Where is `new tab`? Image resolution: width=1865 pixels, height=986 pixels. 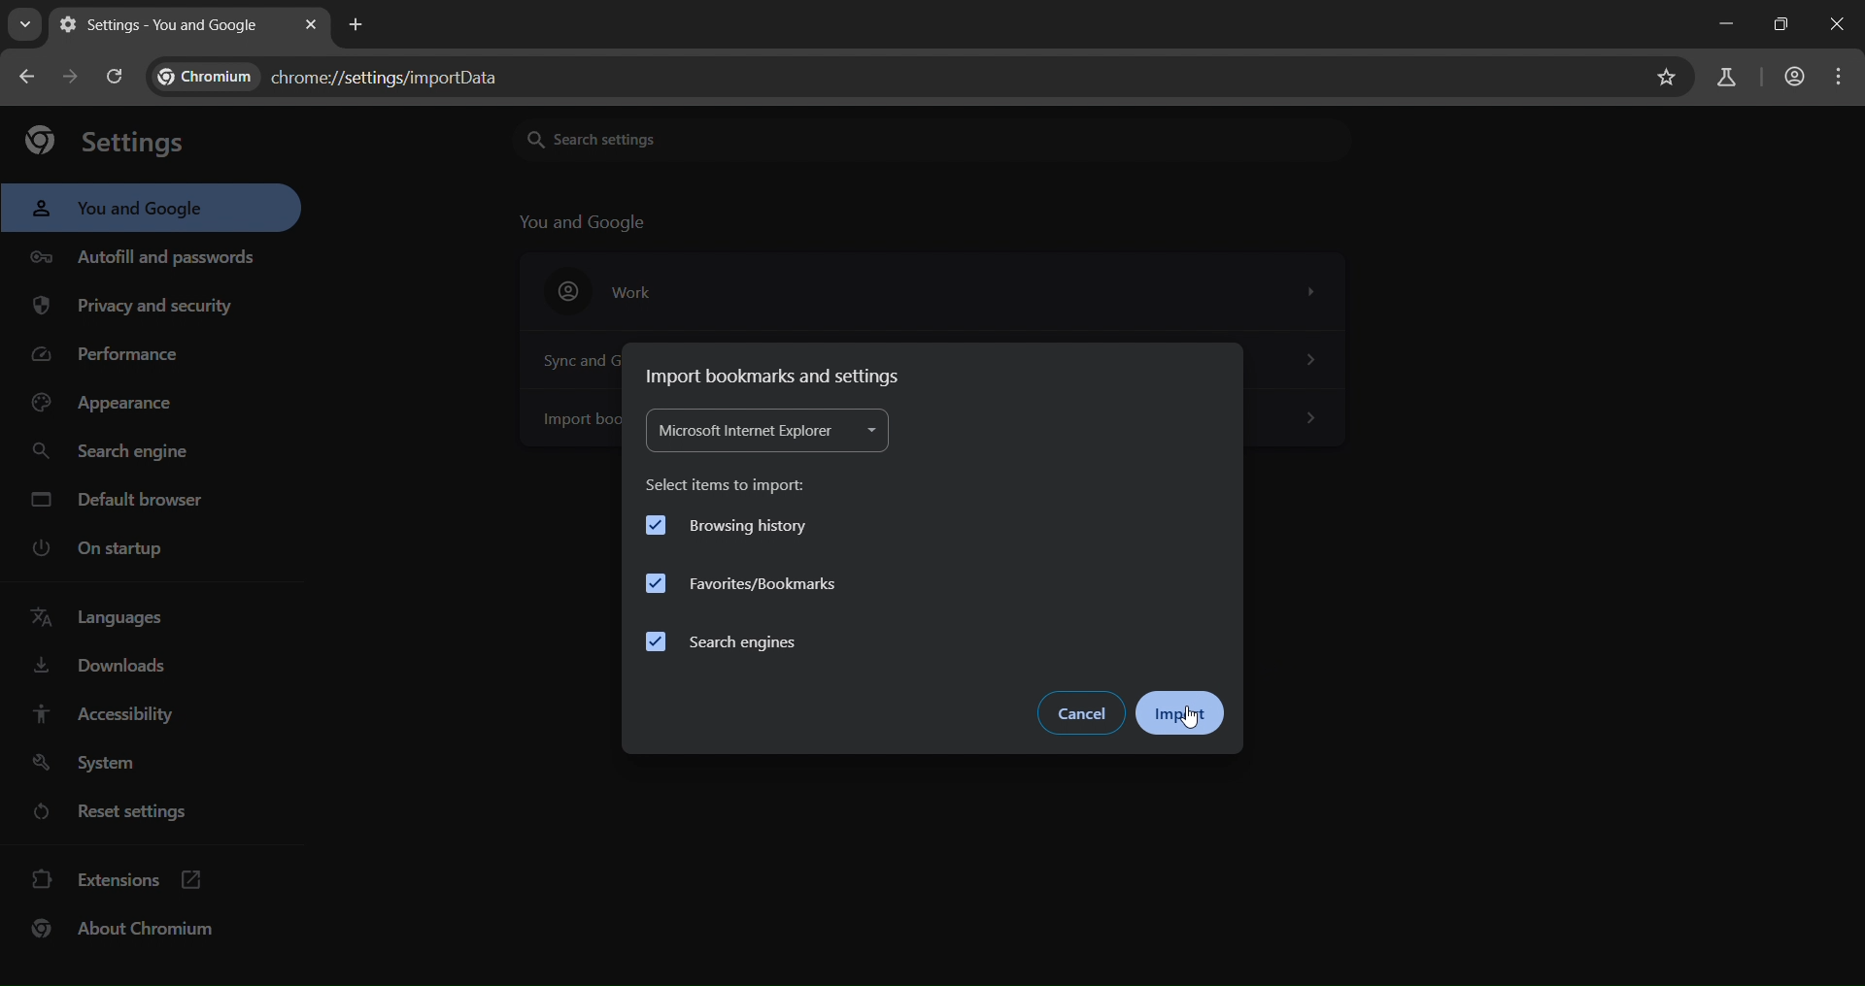 new tab is located at coordinates (352, 24).